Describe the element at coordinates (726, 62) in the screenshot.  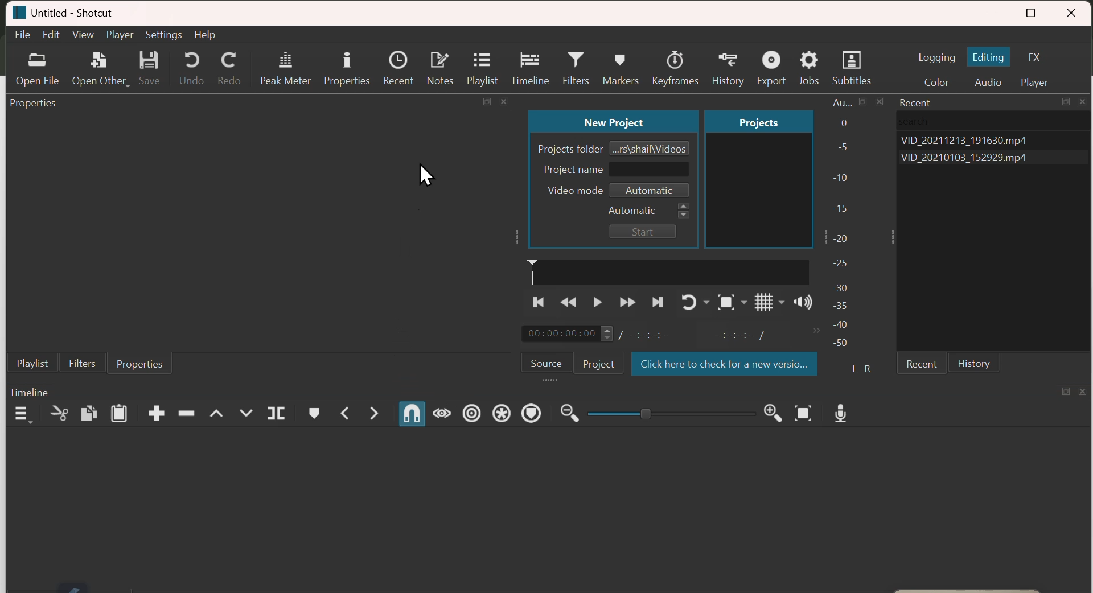
I see `History` at that location.